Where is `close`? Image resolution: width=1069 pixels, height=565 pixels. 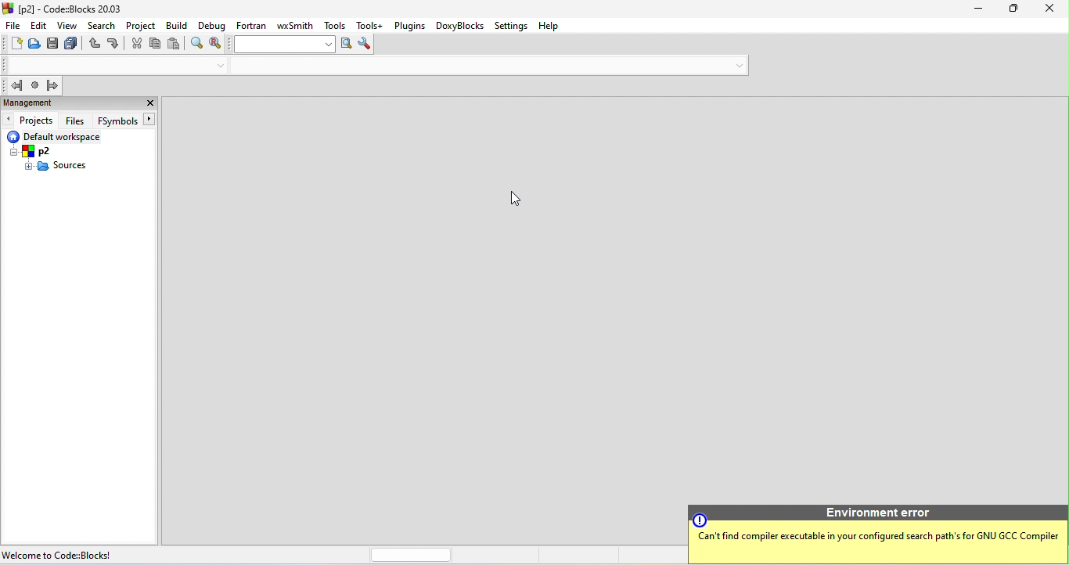 close is located at coordinates (218, 108).